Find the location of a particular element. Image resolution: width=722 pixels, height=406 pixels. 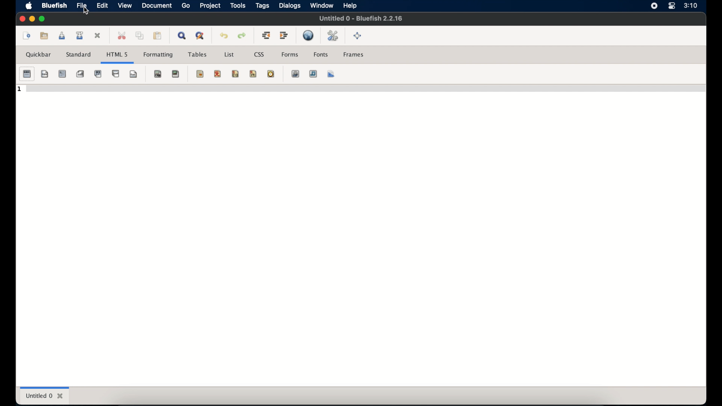

strong is located at coordinates (62, 74).